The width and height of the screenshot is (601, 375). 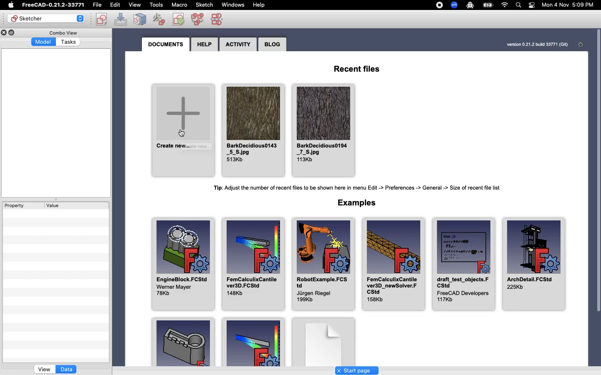 What do you see at coordinates (568, 5) in the screenshot?
I see `Mon 4 Nov 5:09 PM` at bounding box center [568, 5].